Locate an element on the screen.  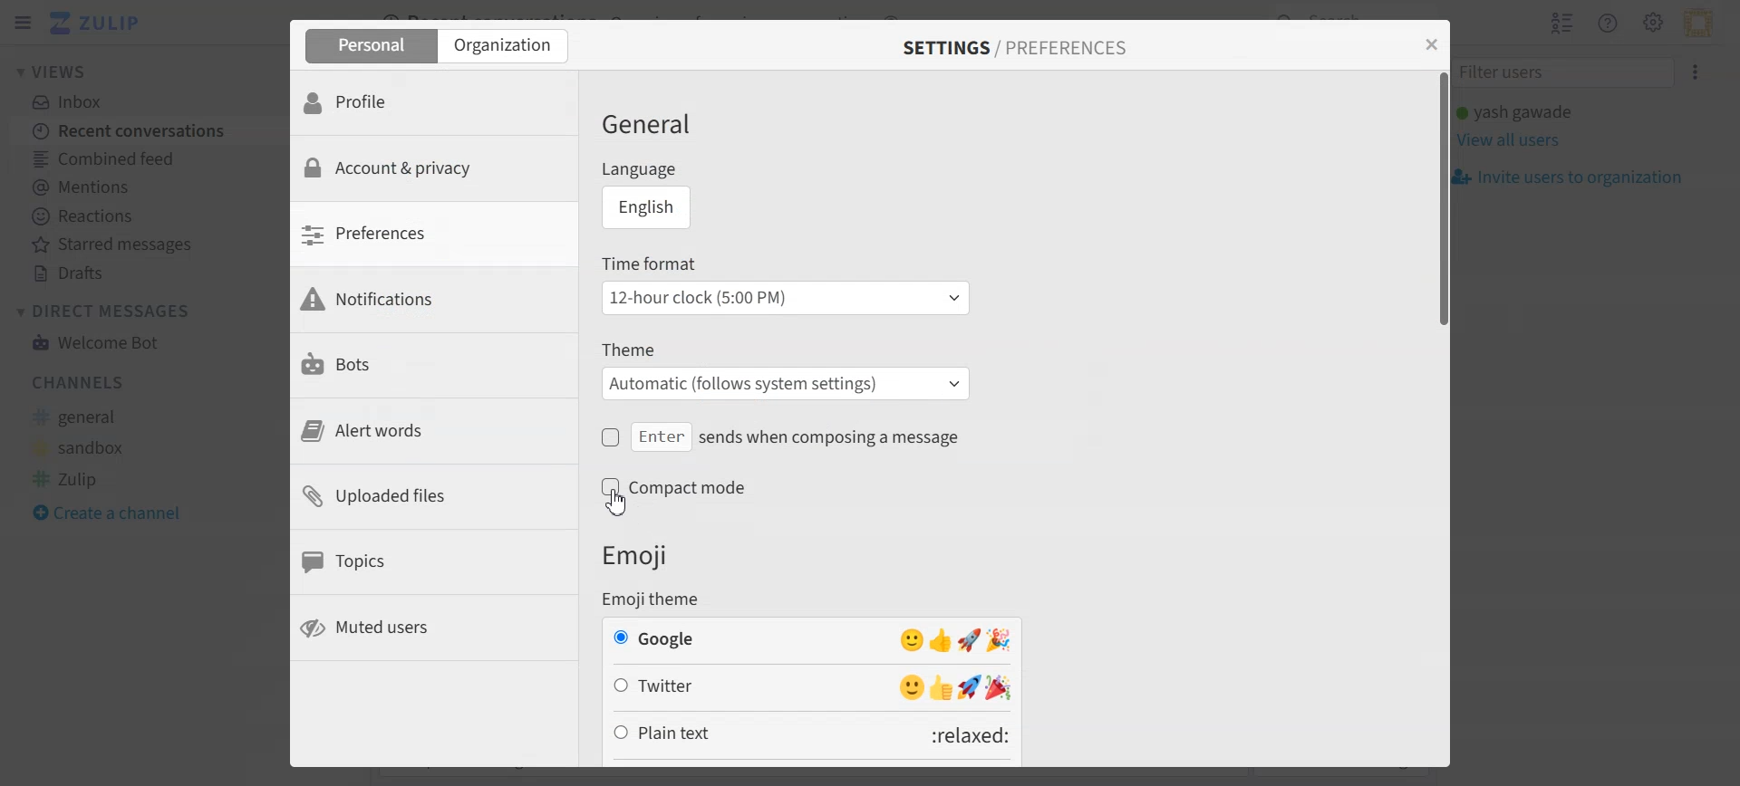
Emoji theme is located at coordinates (662, 599).